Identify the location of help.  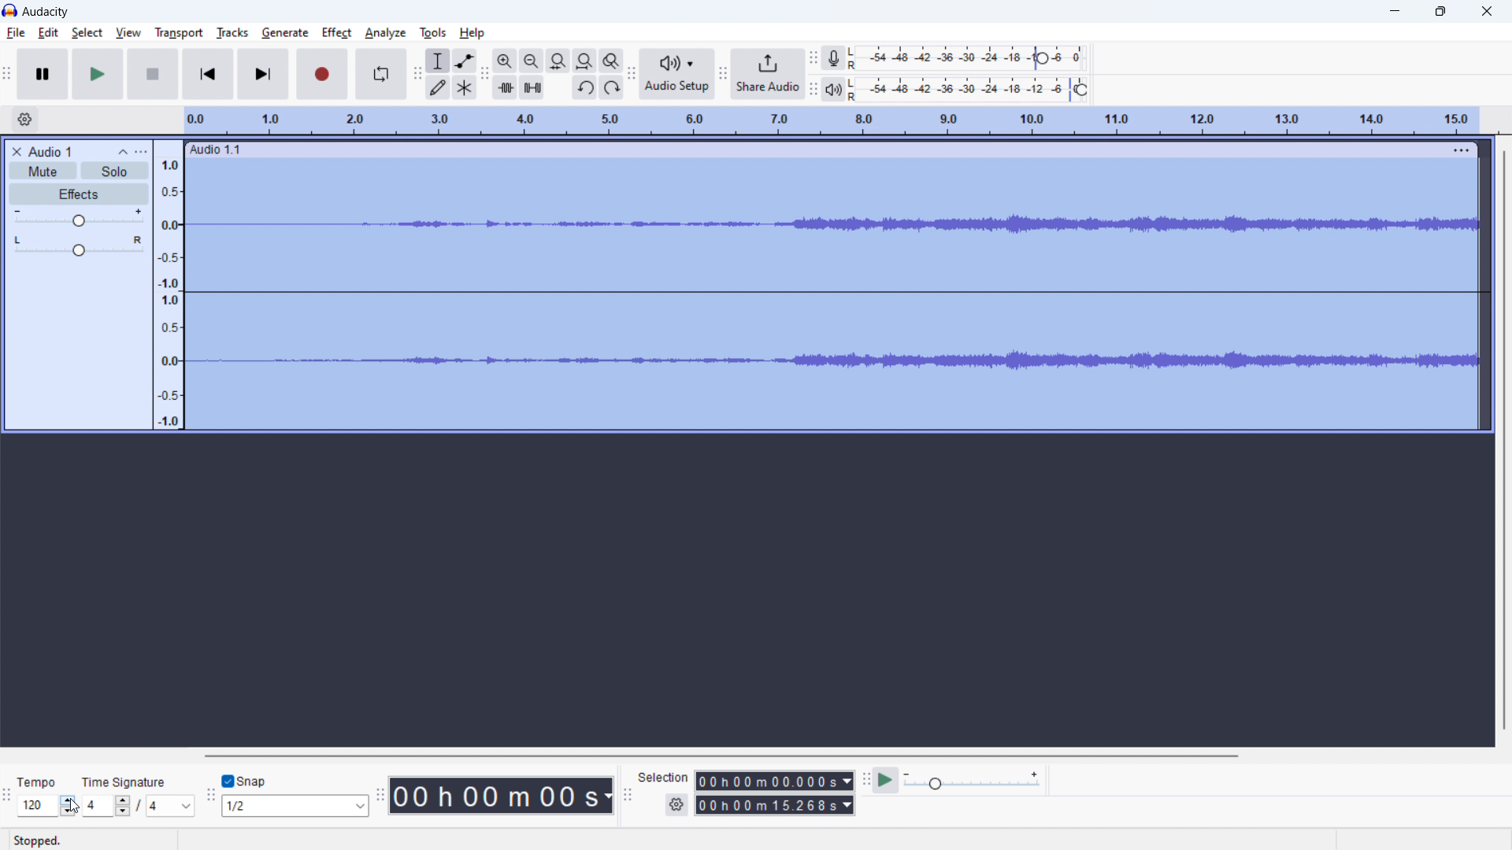
(473, 33).